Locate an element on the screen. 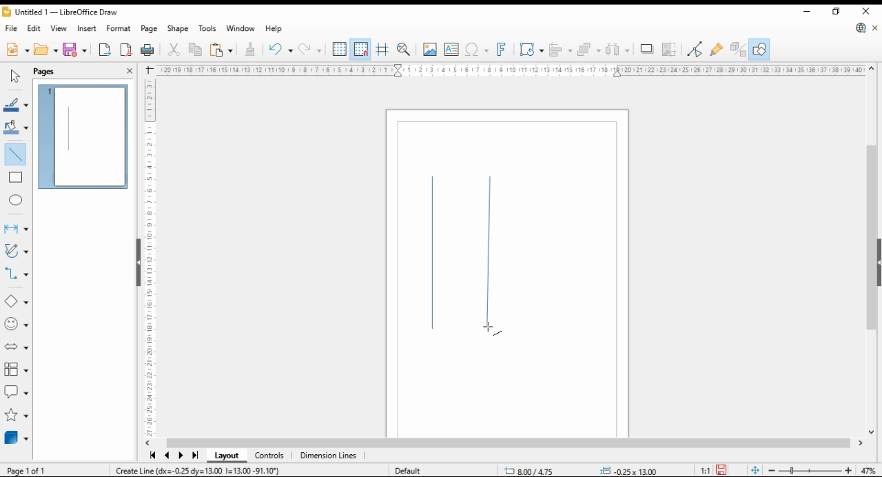 This screenshot has width=882, height=477. help is located at coordinates (274, 29).